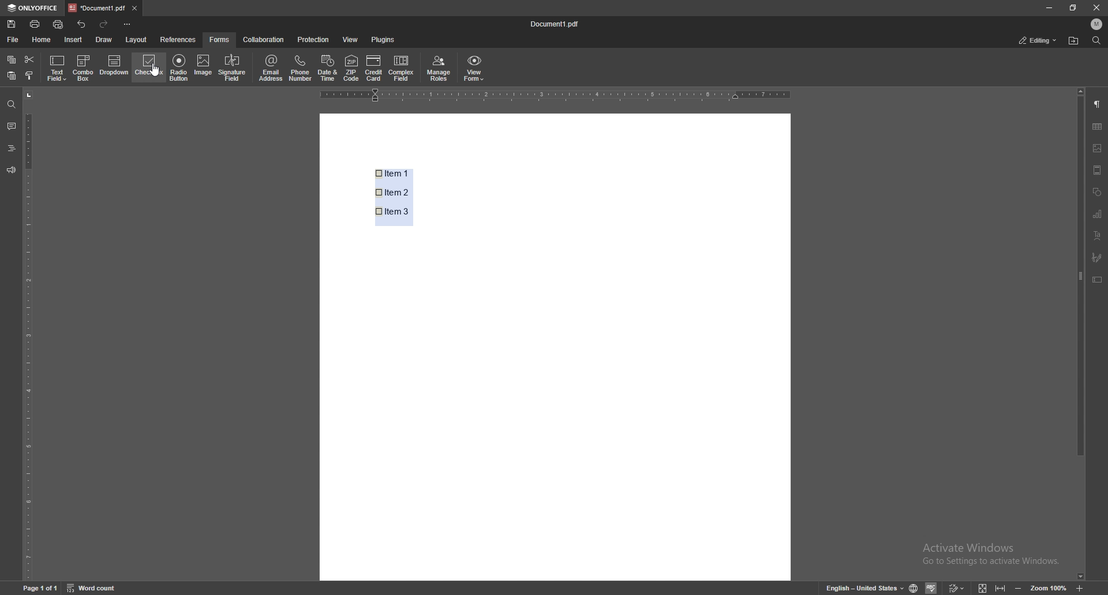  Describe the element at coordinates (83, 69) in the screenshot. I see `combo box` at that location.